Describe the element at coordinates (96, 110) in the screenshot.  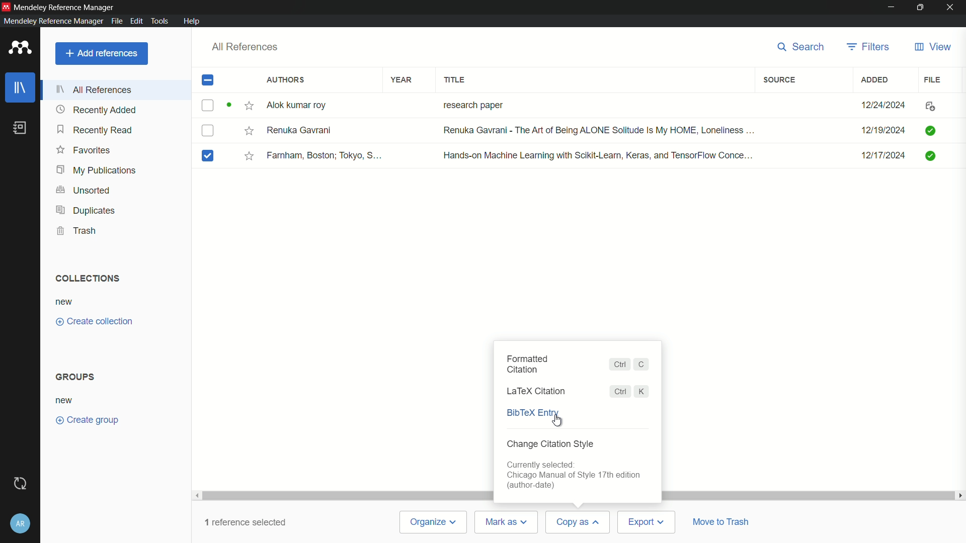
I see `recently added` at that location.